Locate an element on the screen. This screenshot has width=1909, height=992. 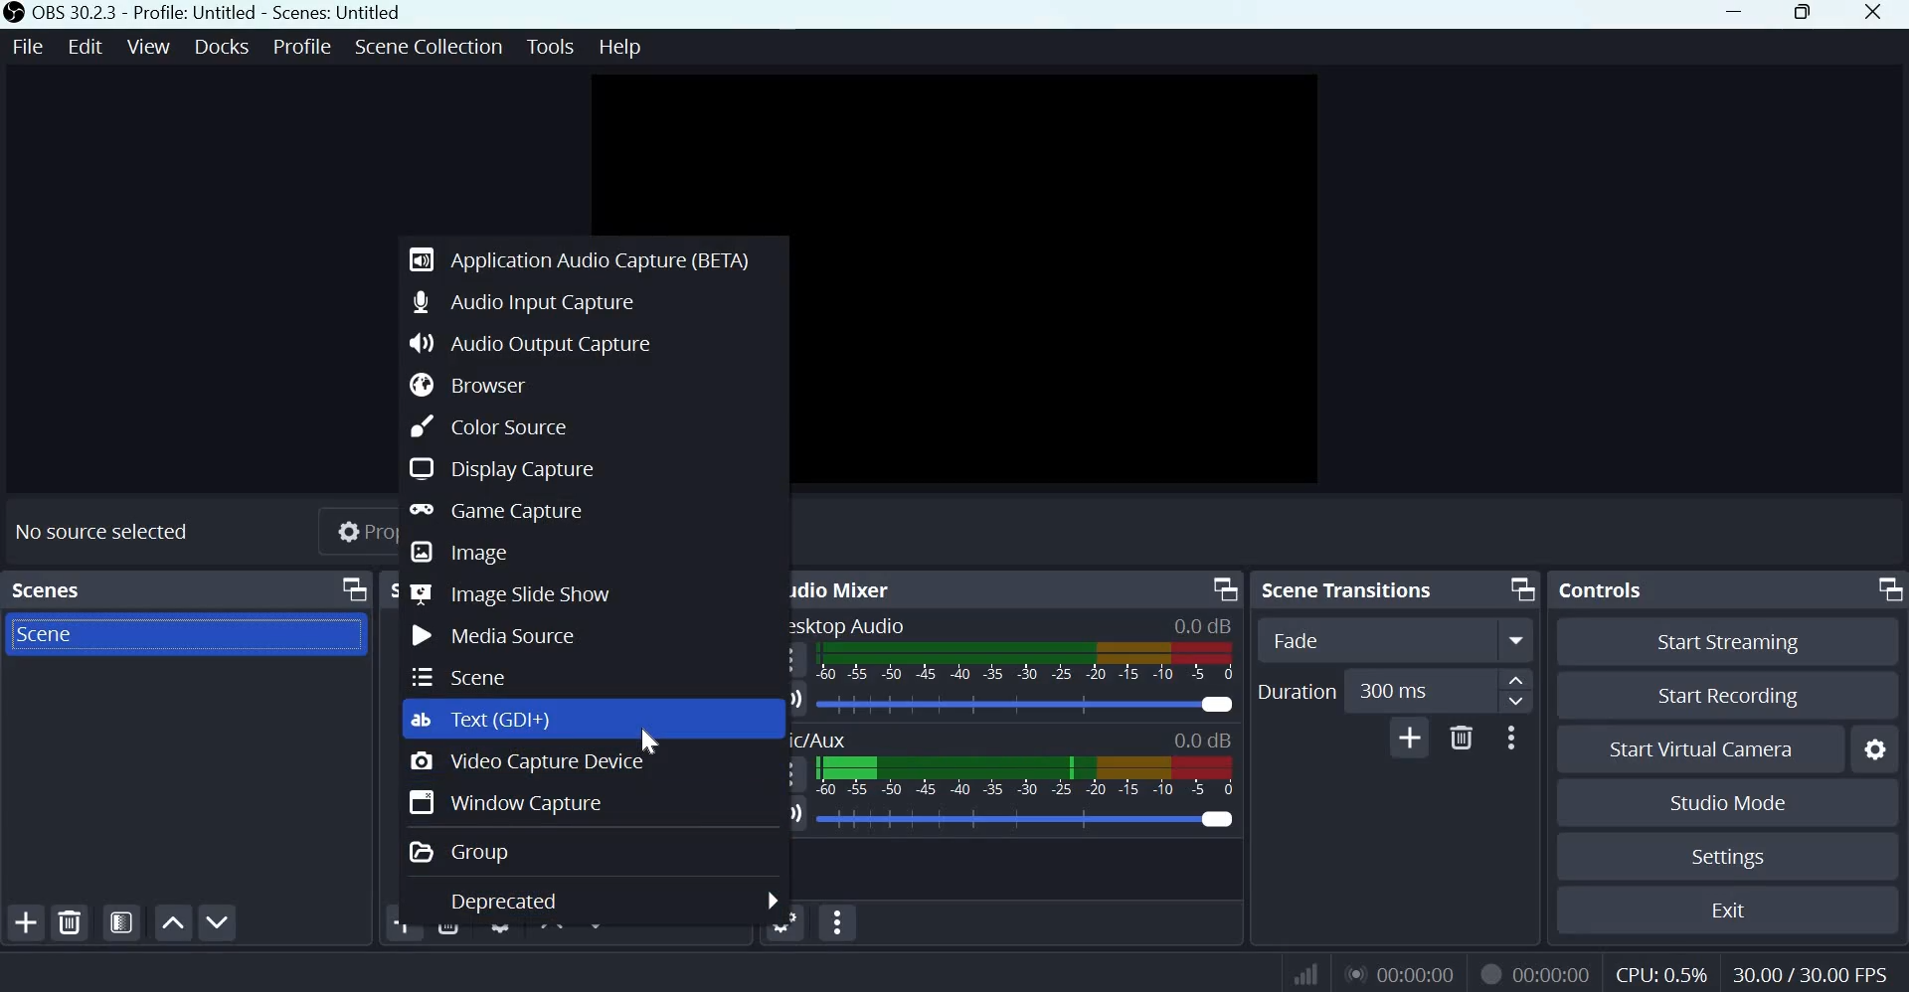
Configure virtual camera is located at coordinates (1875, 749).